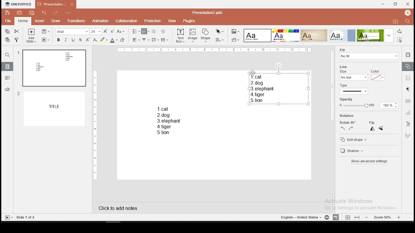  I want to click on decrease indent, so click(154, 31).